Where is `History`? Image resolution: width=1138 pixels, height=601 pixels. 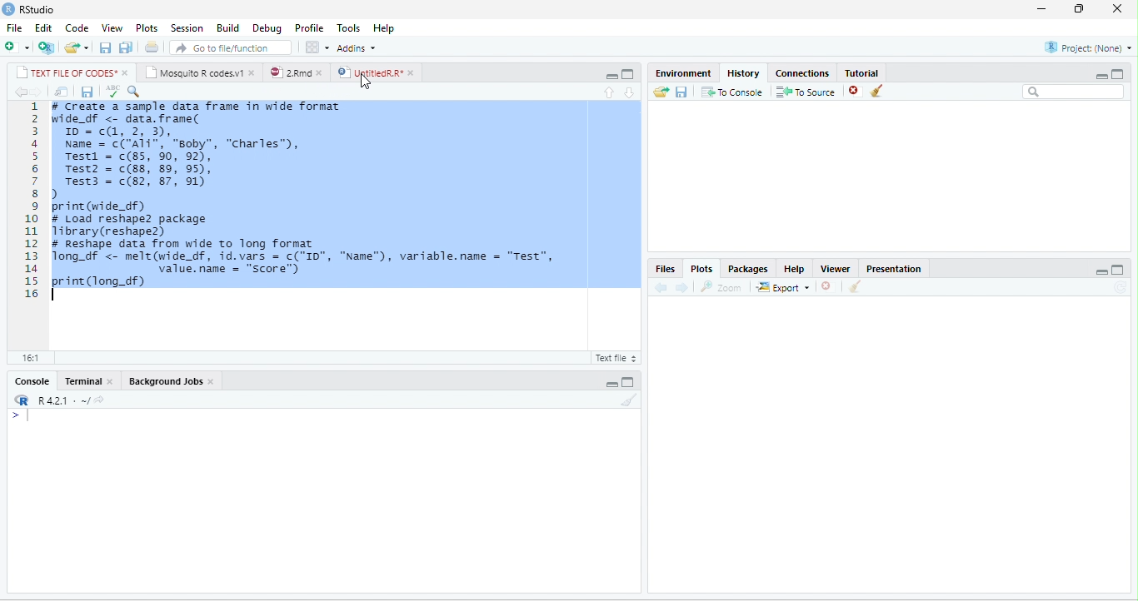
History is located at coordinates (743, 73).